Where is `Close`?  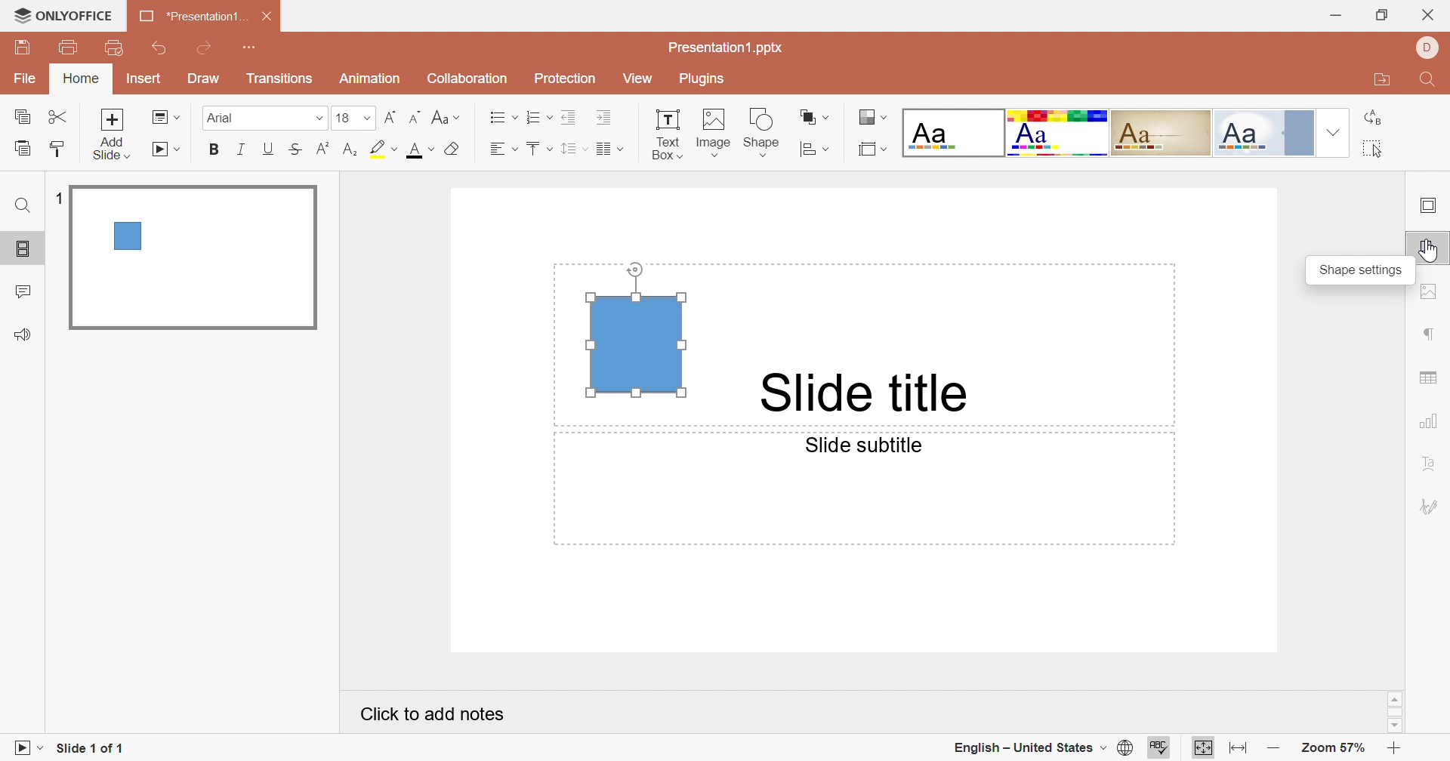 Close is located at coordinates (1429, 15).